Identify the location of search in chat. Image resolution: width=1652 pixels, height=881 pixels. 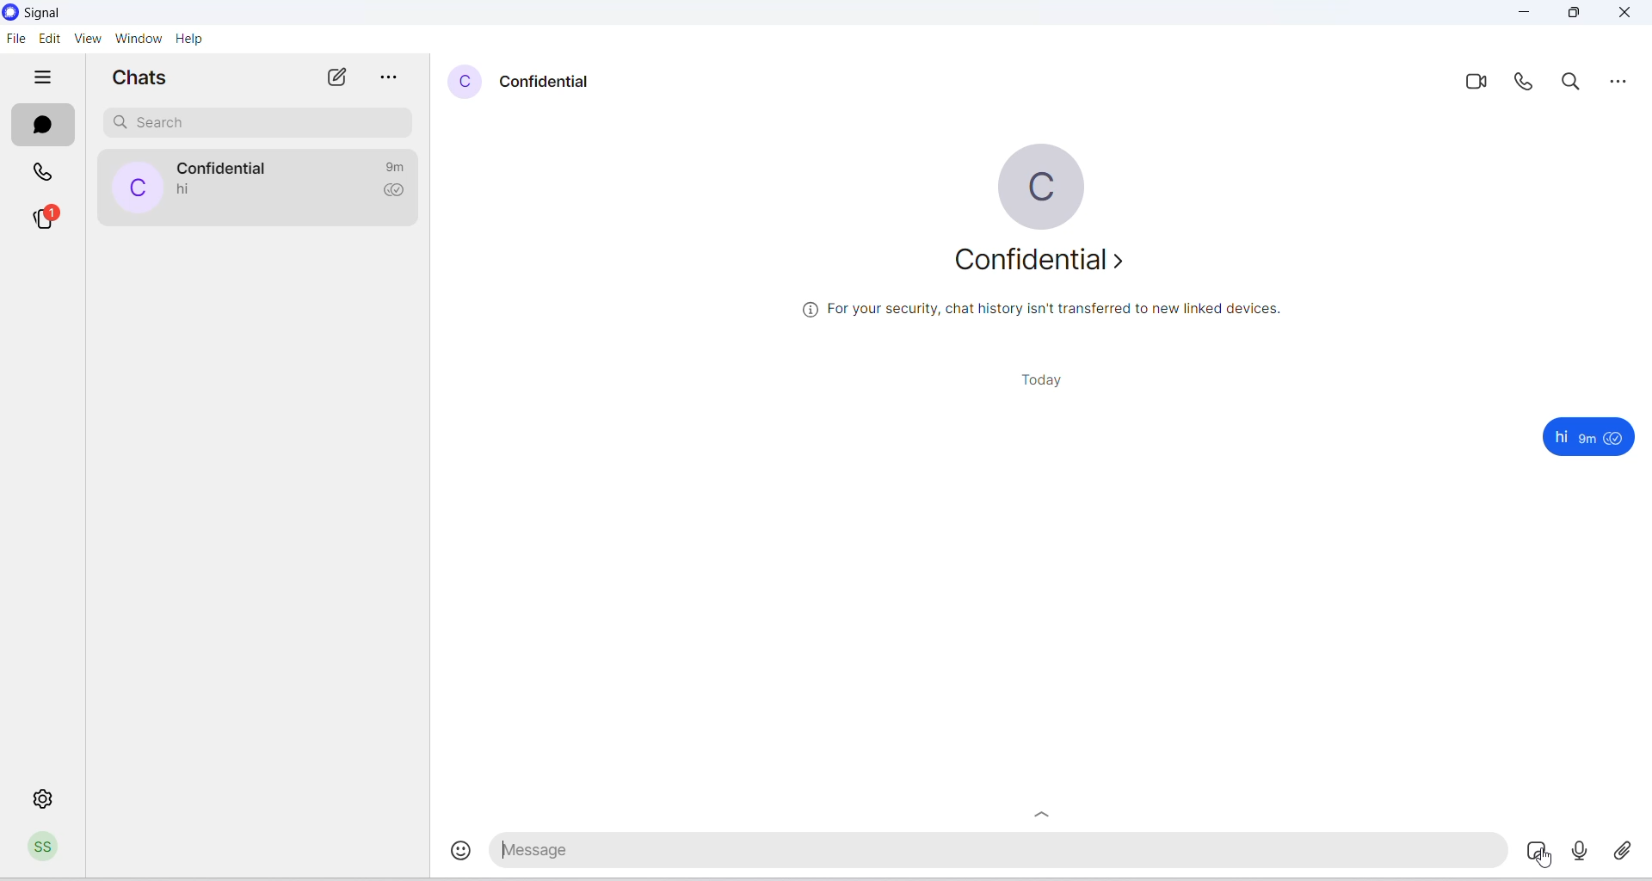
(1576, 83).